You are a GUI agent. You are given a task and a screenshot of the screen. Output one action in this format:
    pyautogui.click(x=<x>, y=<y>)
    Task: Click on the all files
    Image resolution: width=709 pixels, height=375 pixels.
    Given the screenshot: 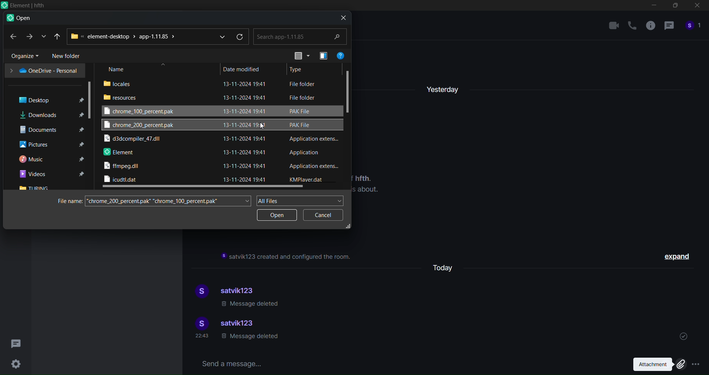 What is the action you would take?
    pyautogui.click(x=301, y=200)
    